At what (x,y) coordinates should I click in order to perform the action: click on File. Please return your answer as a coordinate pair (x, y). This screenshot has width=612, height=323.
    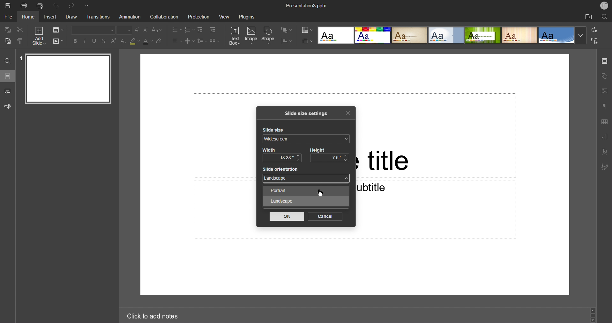
    Looking at the image, I should click on (8, 18).